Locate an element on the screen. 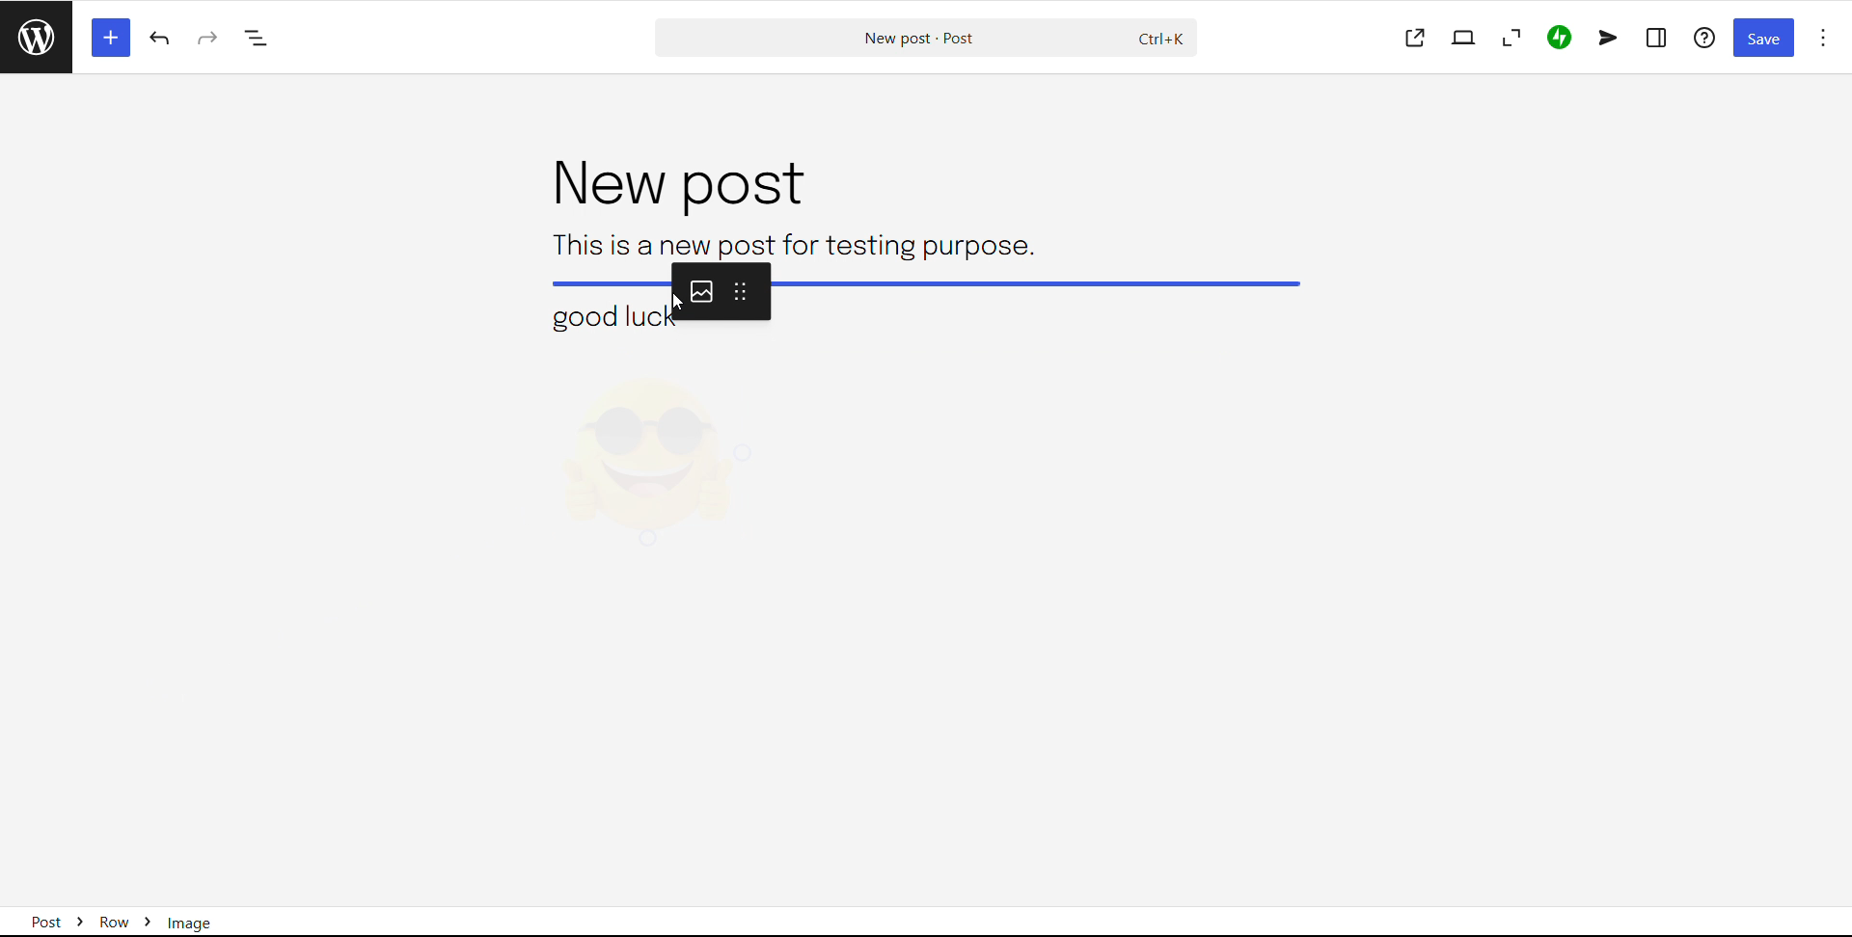 The height and width of the screenshot is (937, 1852). save is located at coordinates (1763, 39).